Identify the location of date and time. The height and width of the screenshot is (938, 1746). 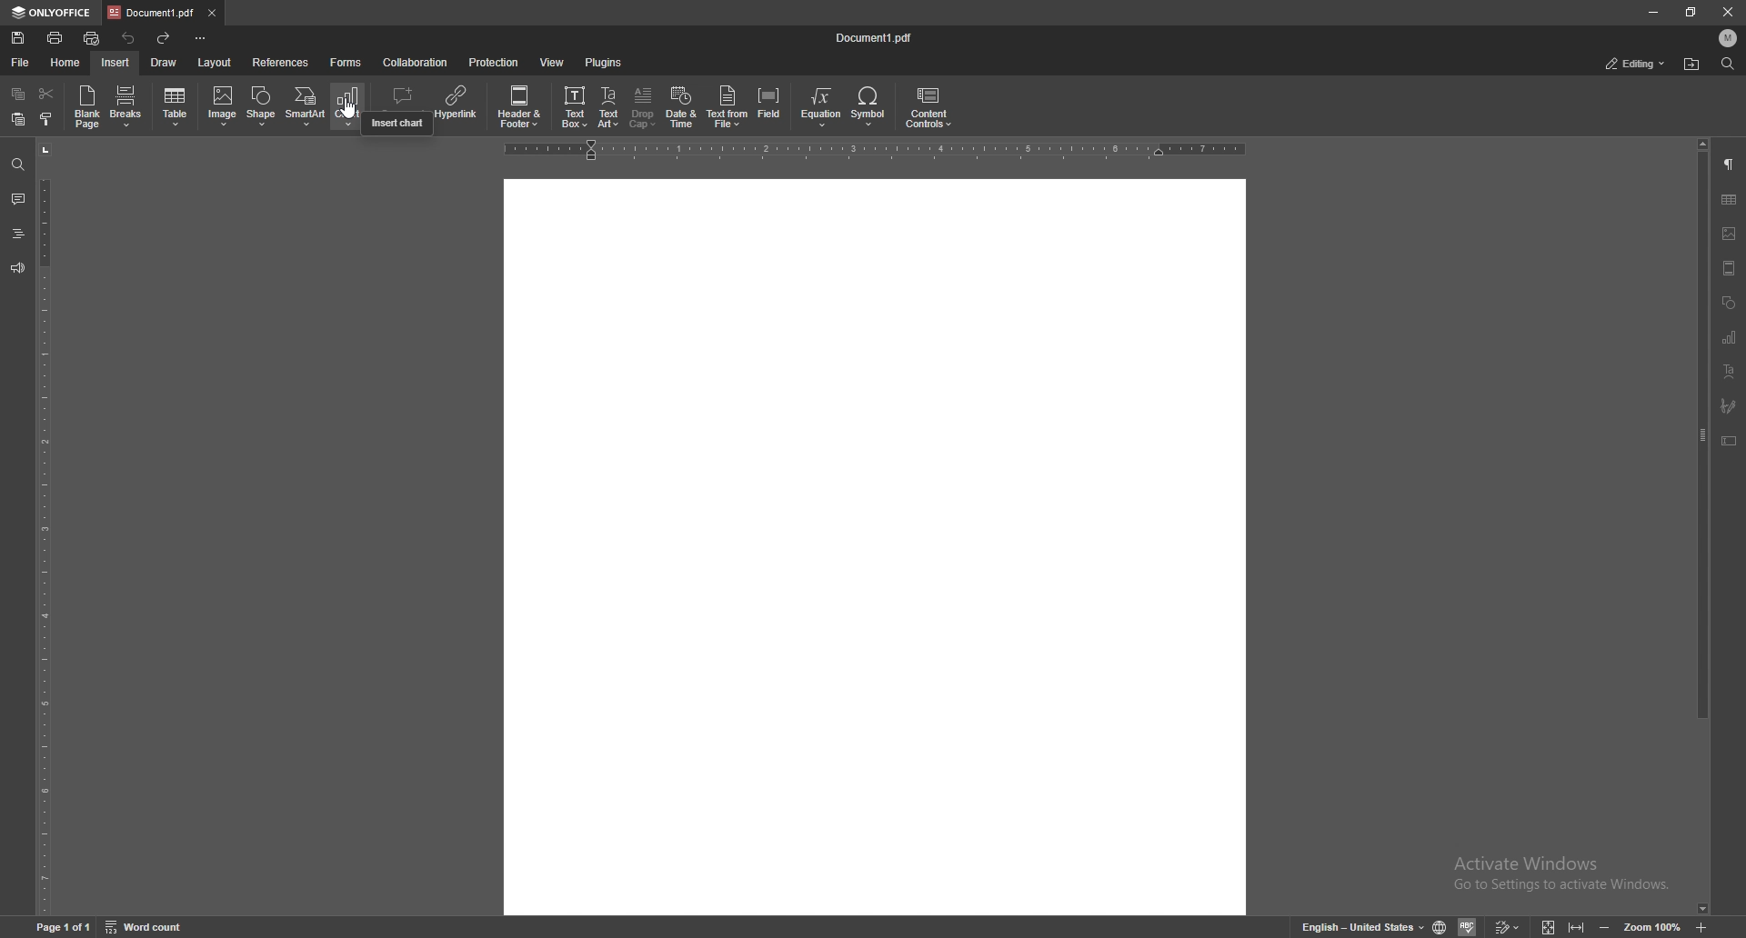
(680, 108).